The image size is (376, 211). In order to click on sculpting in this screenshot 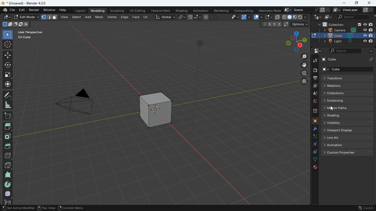, I will do `click(117, 10)`.